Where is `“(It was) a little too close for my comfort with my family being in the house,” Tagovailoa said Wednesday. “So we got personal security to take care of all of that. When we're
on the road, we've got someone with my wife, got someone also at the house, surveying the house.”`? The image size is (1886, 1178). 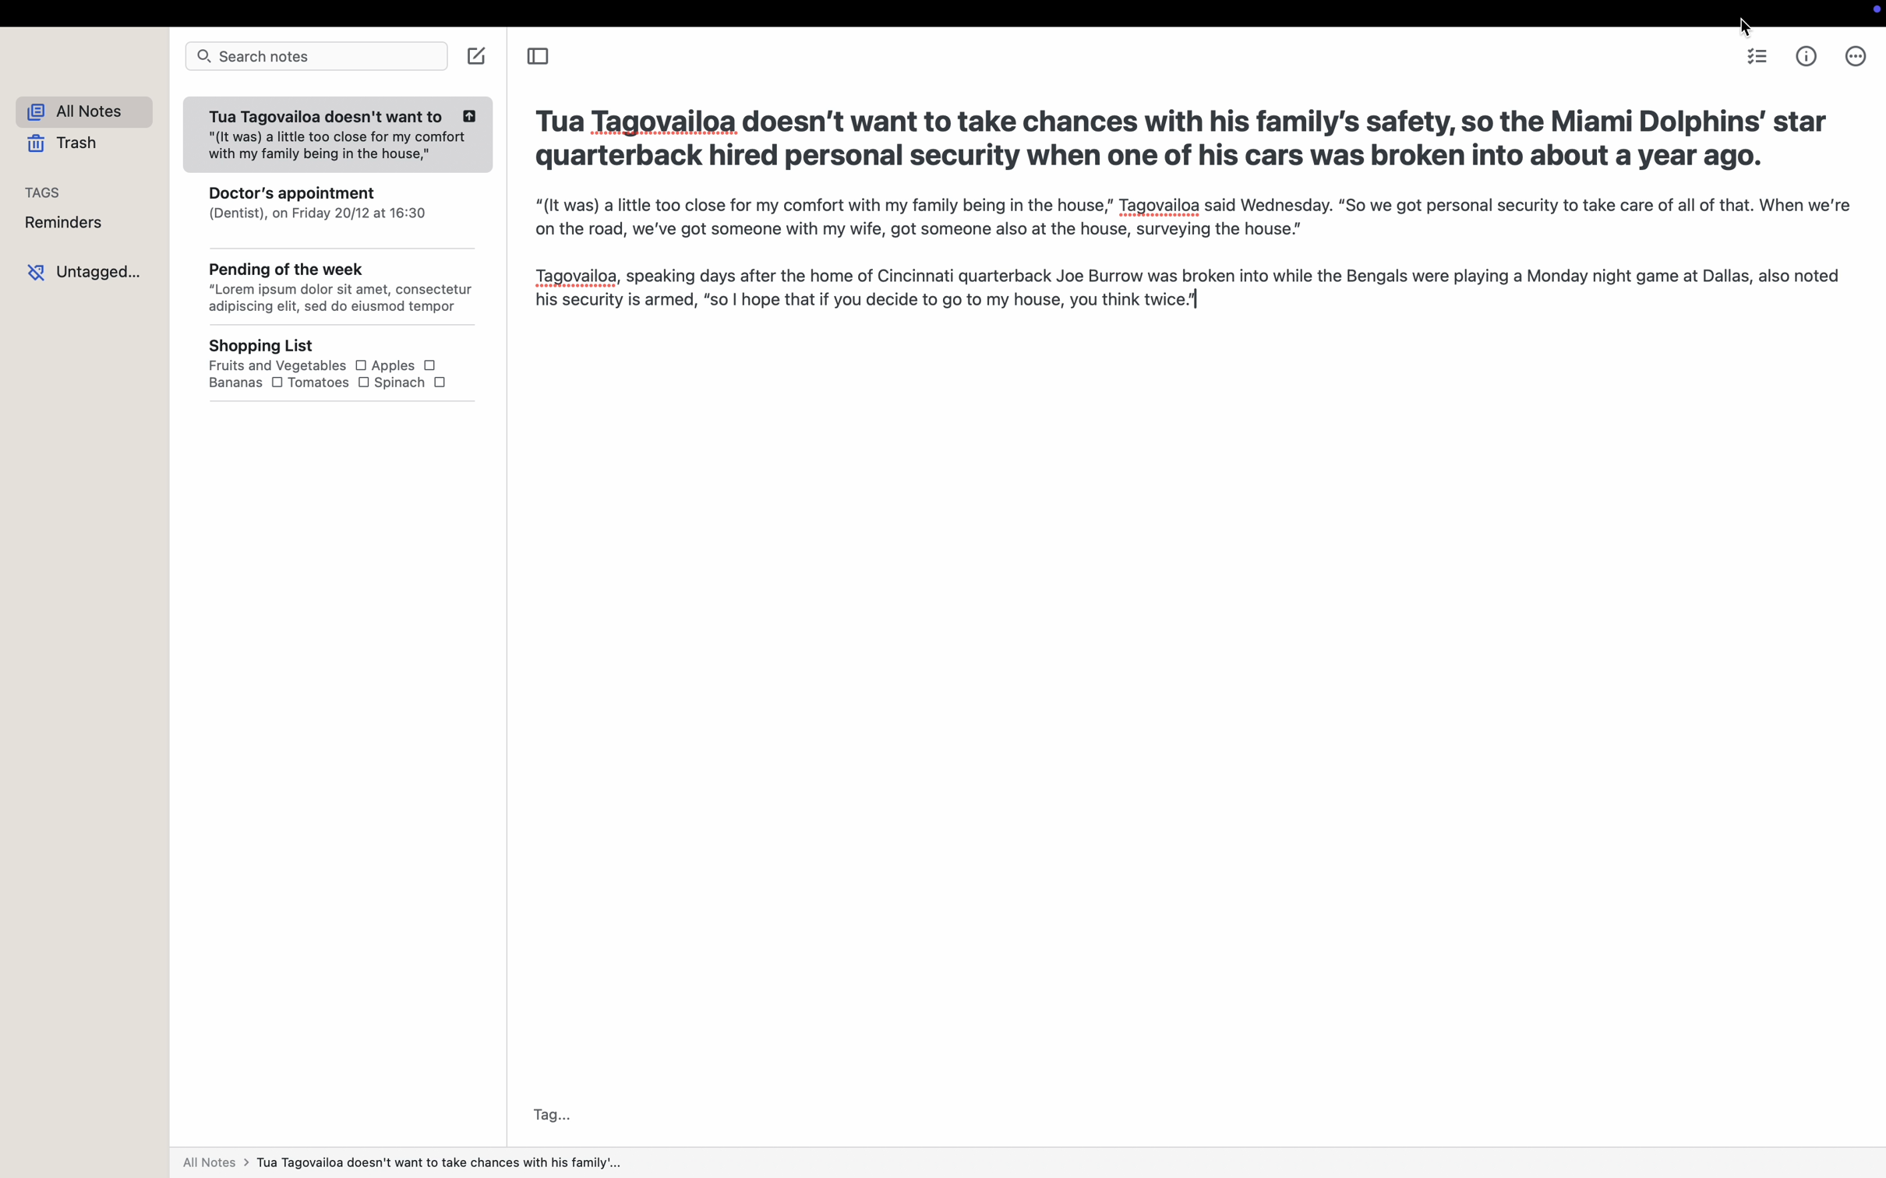
“(It was) a little too close for my comfort with my family being in the house,” Tagovailoa said Wednesday. “So we got personal security to take care of all of that. When we're
on the road, we've got someone with my wife, got someone also at the house, surveying the house.” is located at coordinates (1189, 220).